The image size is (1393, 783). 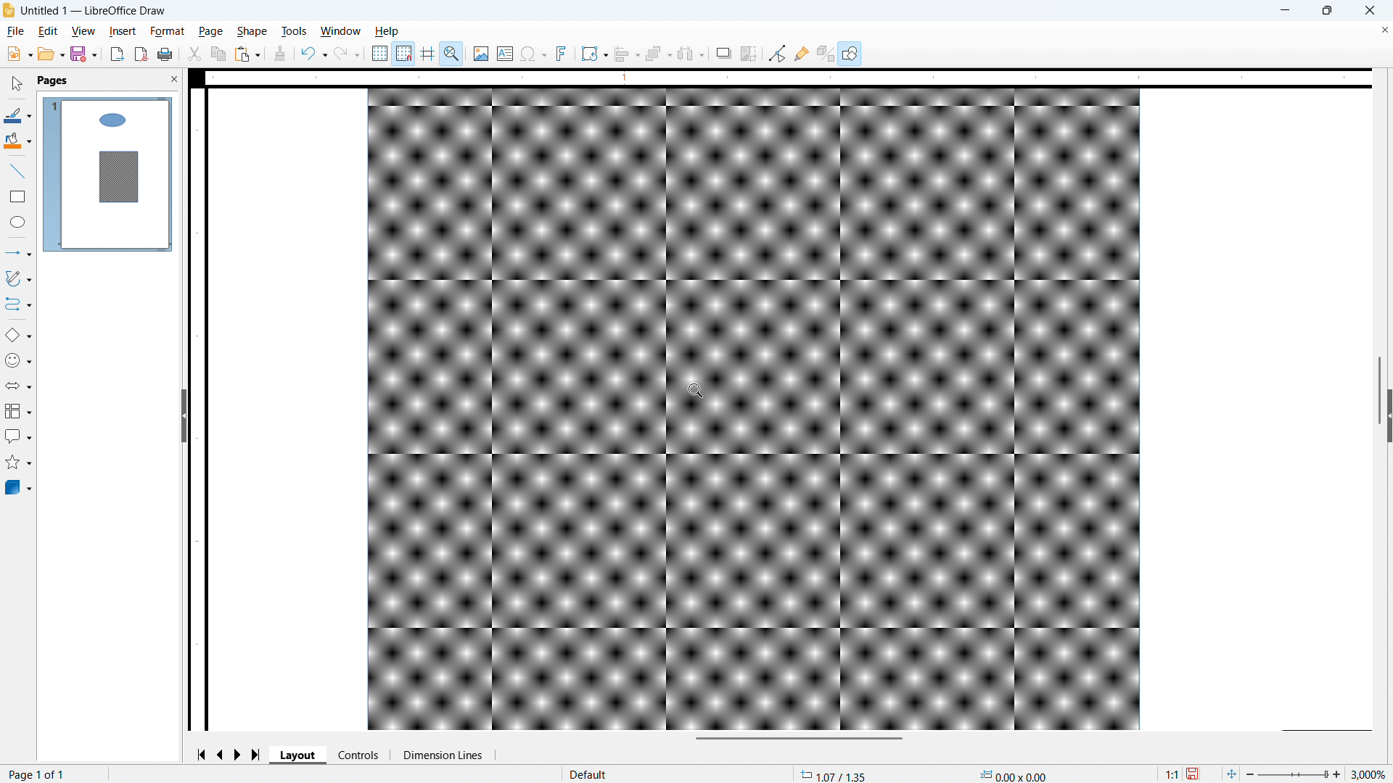 What do you see at coordinates (443, 755) in the screenshot?
I see `Dimension lines ` at bounding box center [443, 755].